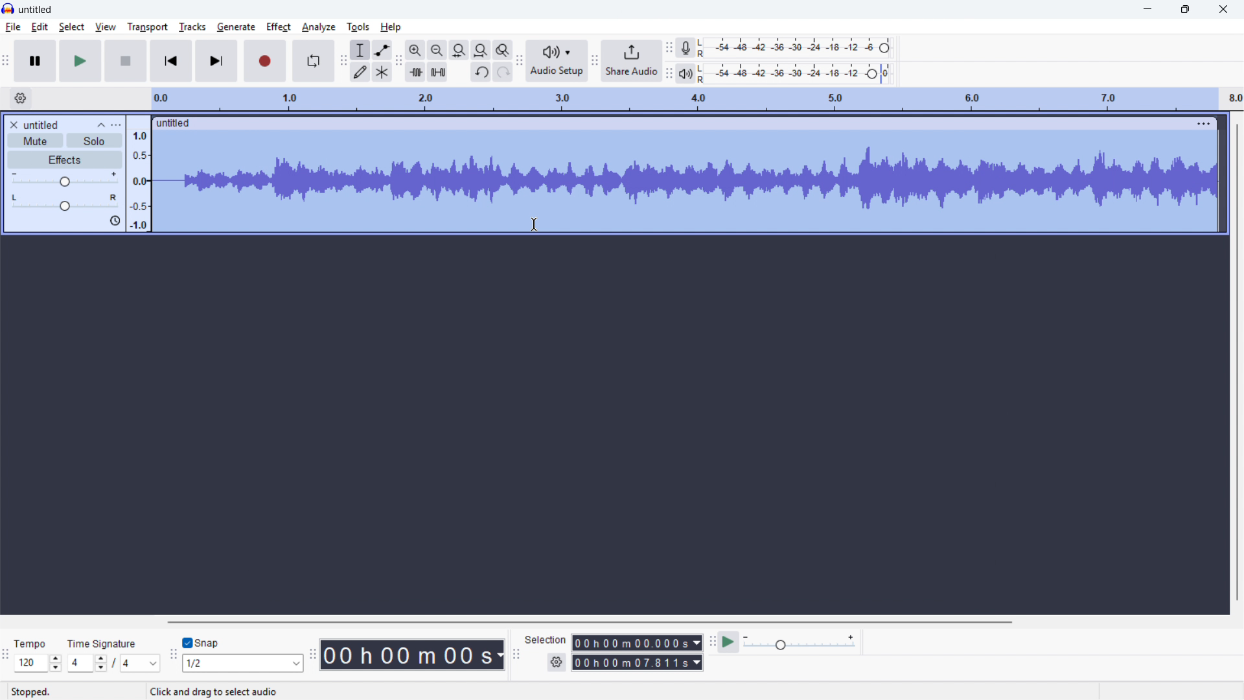  Describe the element at coordinates (36, 61) in the screenshot. I see `pause` at that location.